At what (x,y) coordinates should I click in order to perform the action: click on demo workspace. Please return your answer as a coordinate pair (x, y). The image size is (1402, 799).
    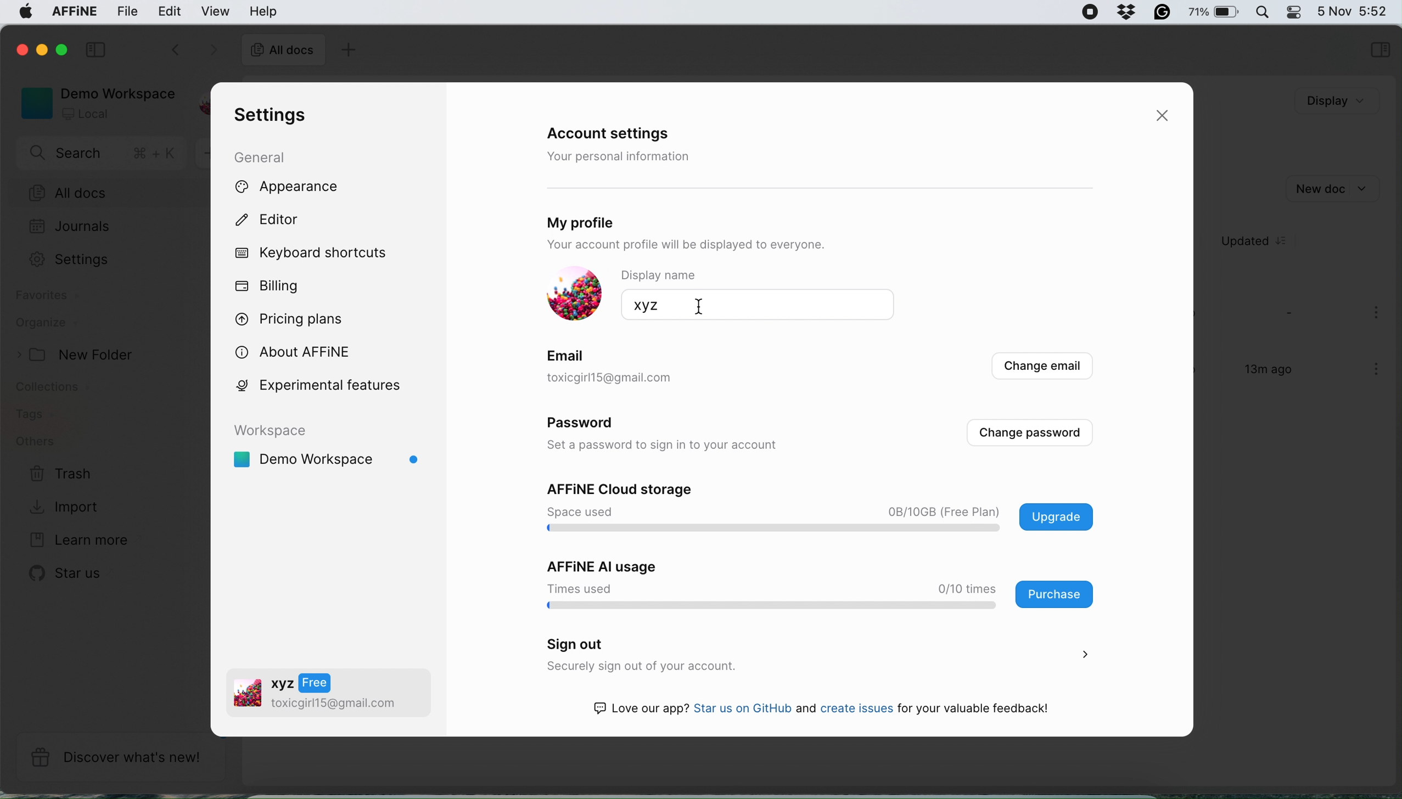
    Looking at the image, I should click on (94, 102).